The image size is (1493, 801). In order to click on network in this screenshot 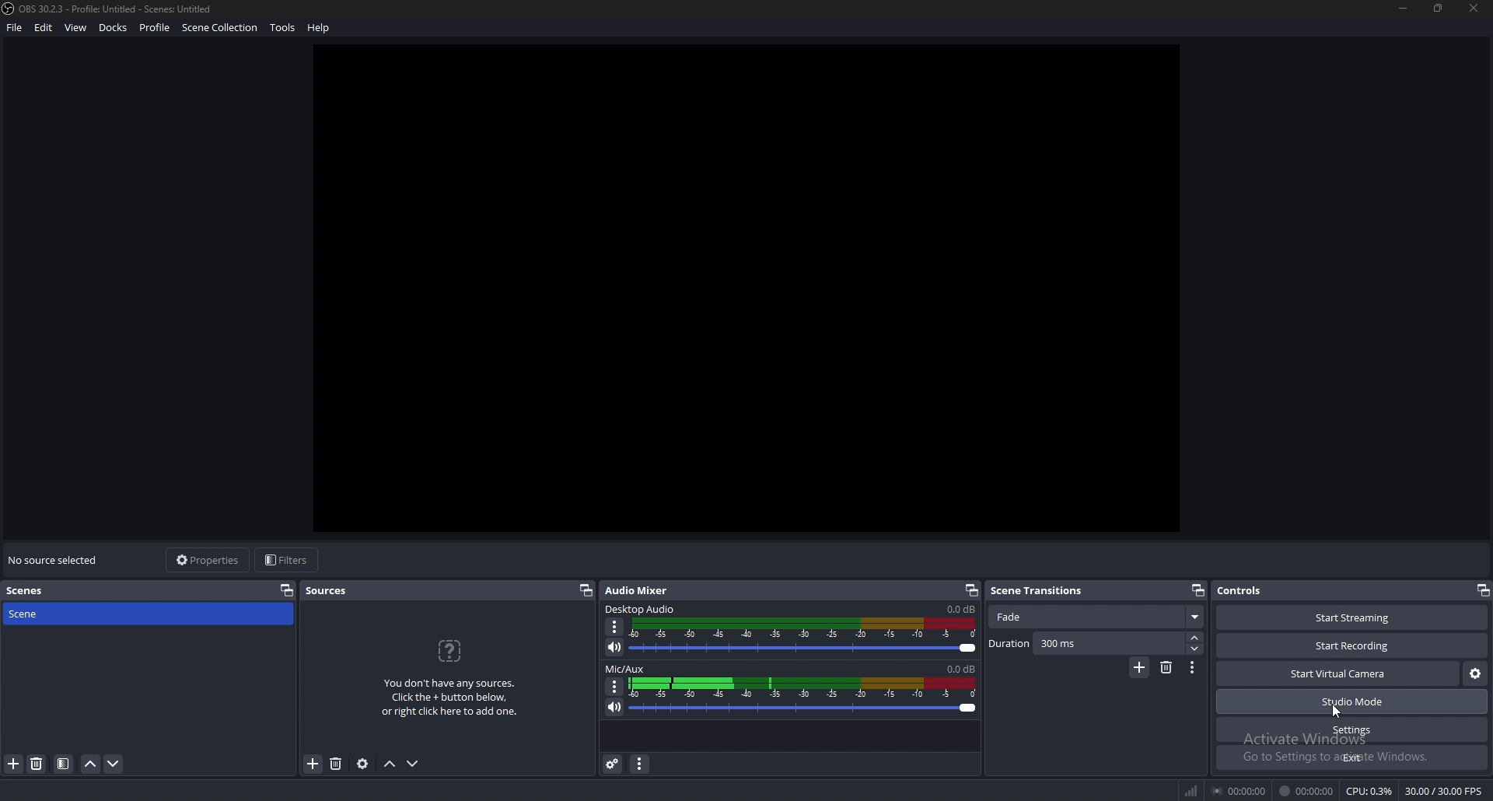, I will do `click(1189, 791)`.